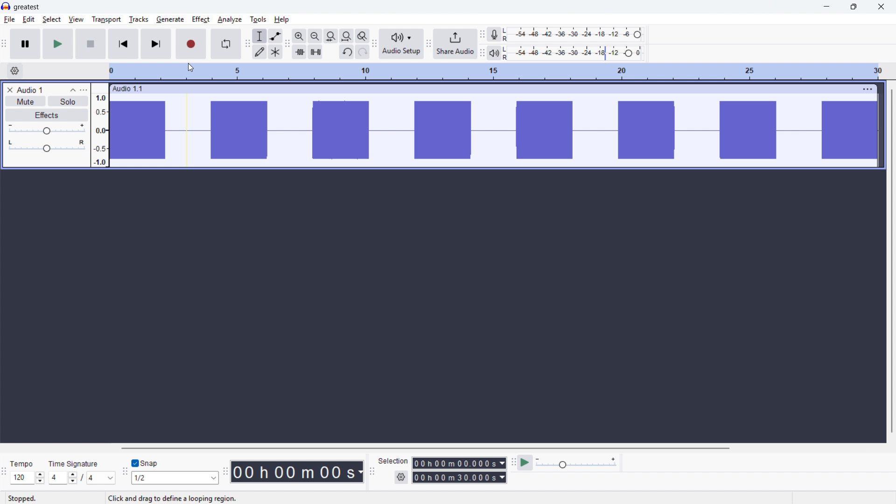 The width and height of the screenshot is (896, 504). Describe the element at coordinates (58, 44) in the screenshot. I see `play` at that location.